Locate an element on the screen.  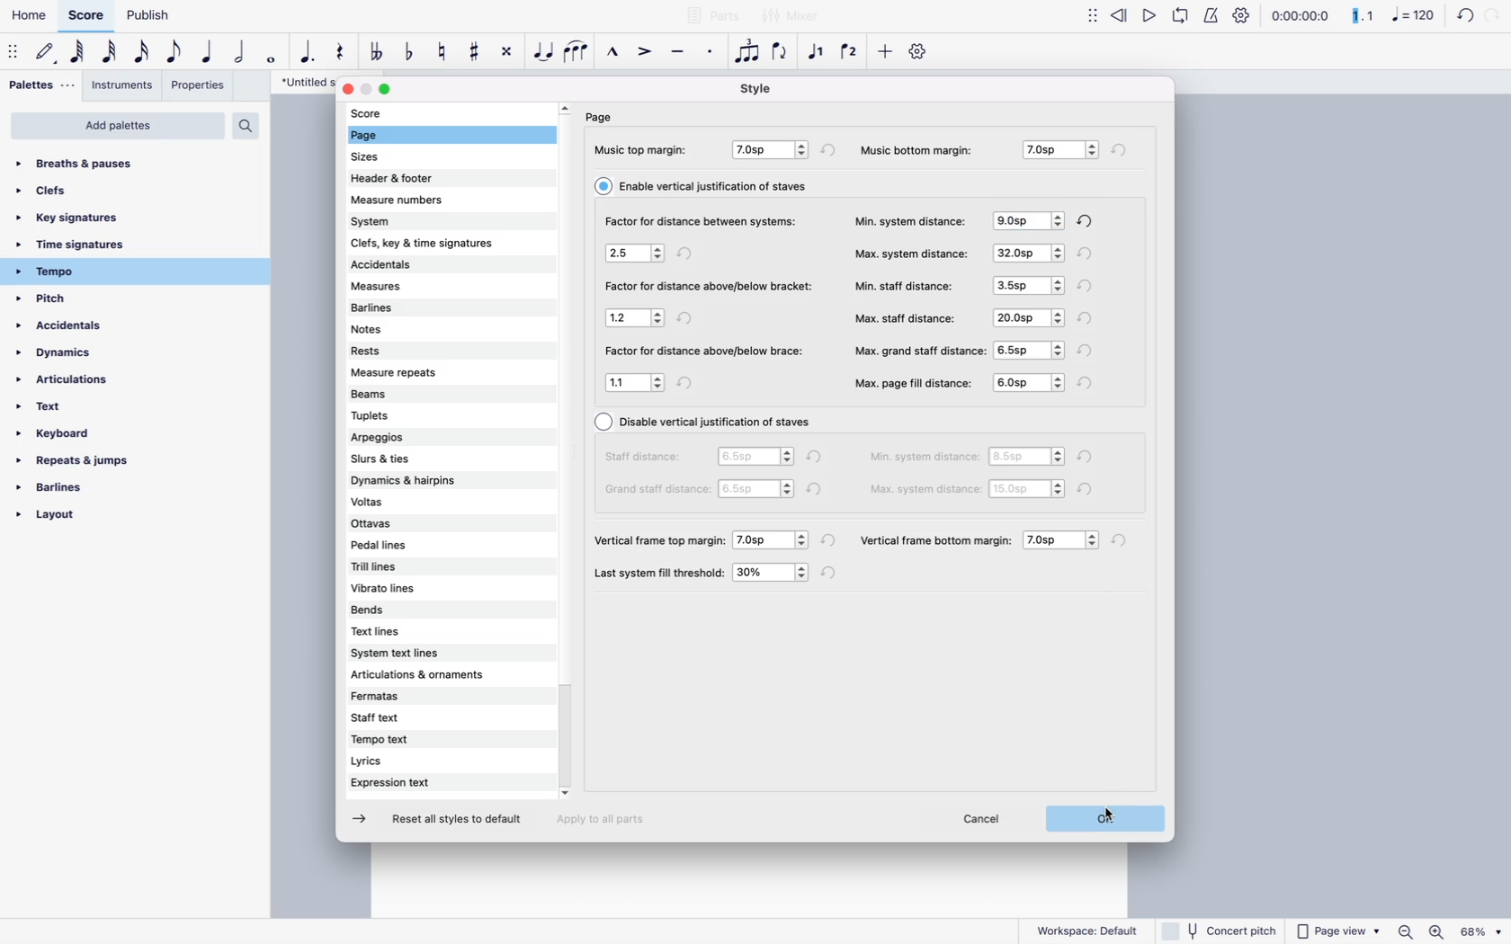
tenuto is located at coordinates (681, 52).